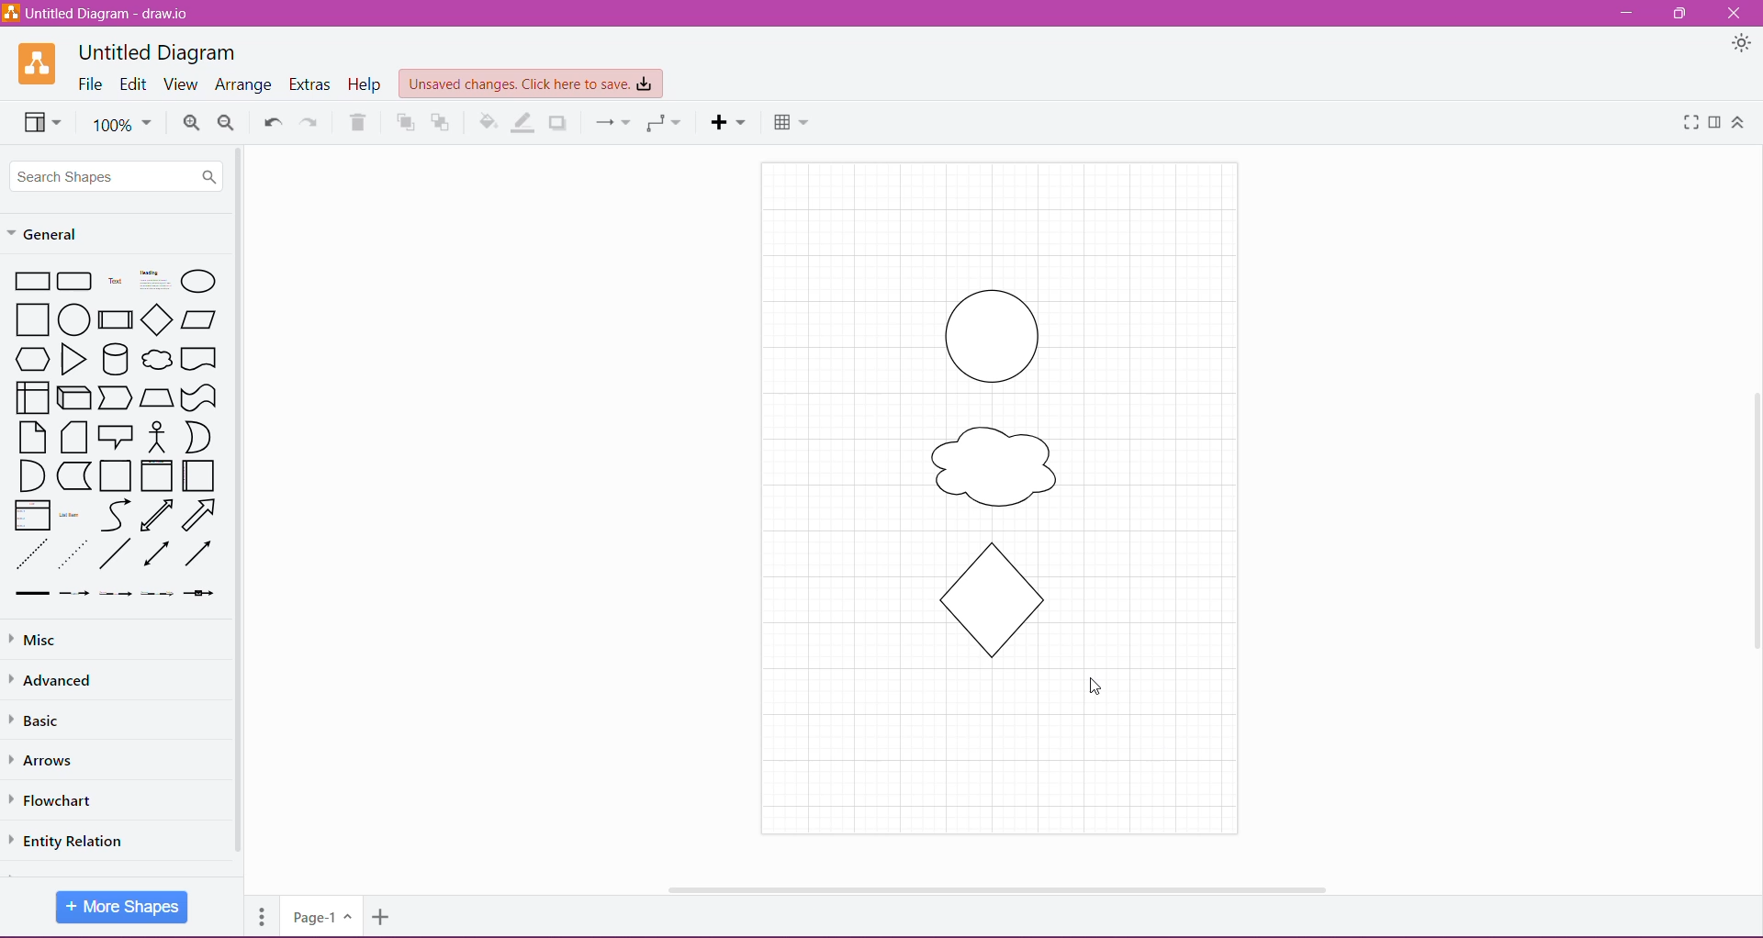 The width and height of the screenshot is (1763, 938). Describe the element at coordinates (358, 122) in the screenshot. I see `Delete` at that location.